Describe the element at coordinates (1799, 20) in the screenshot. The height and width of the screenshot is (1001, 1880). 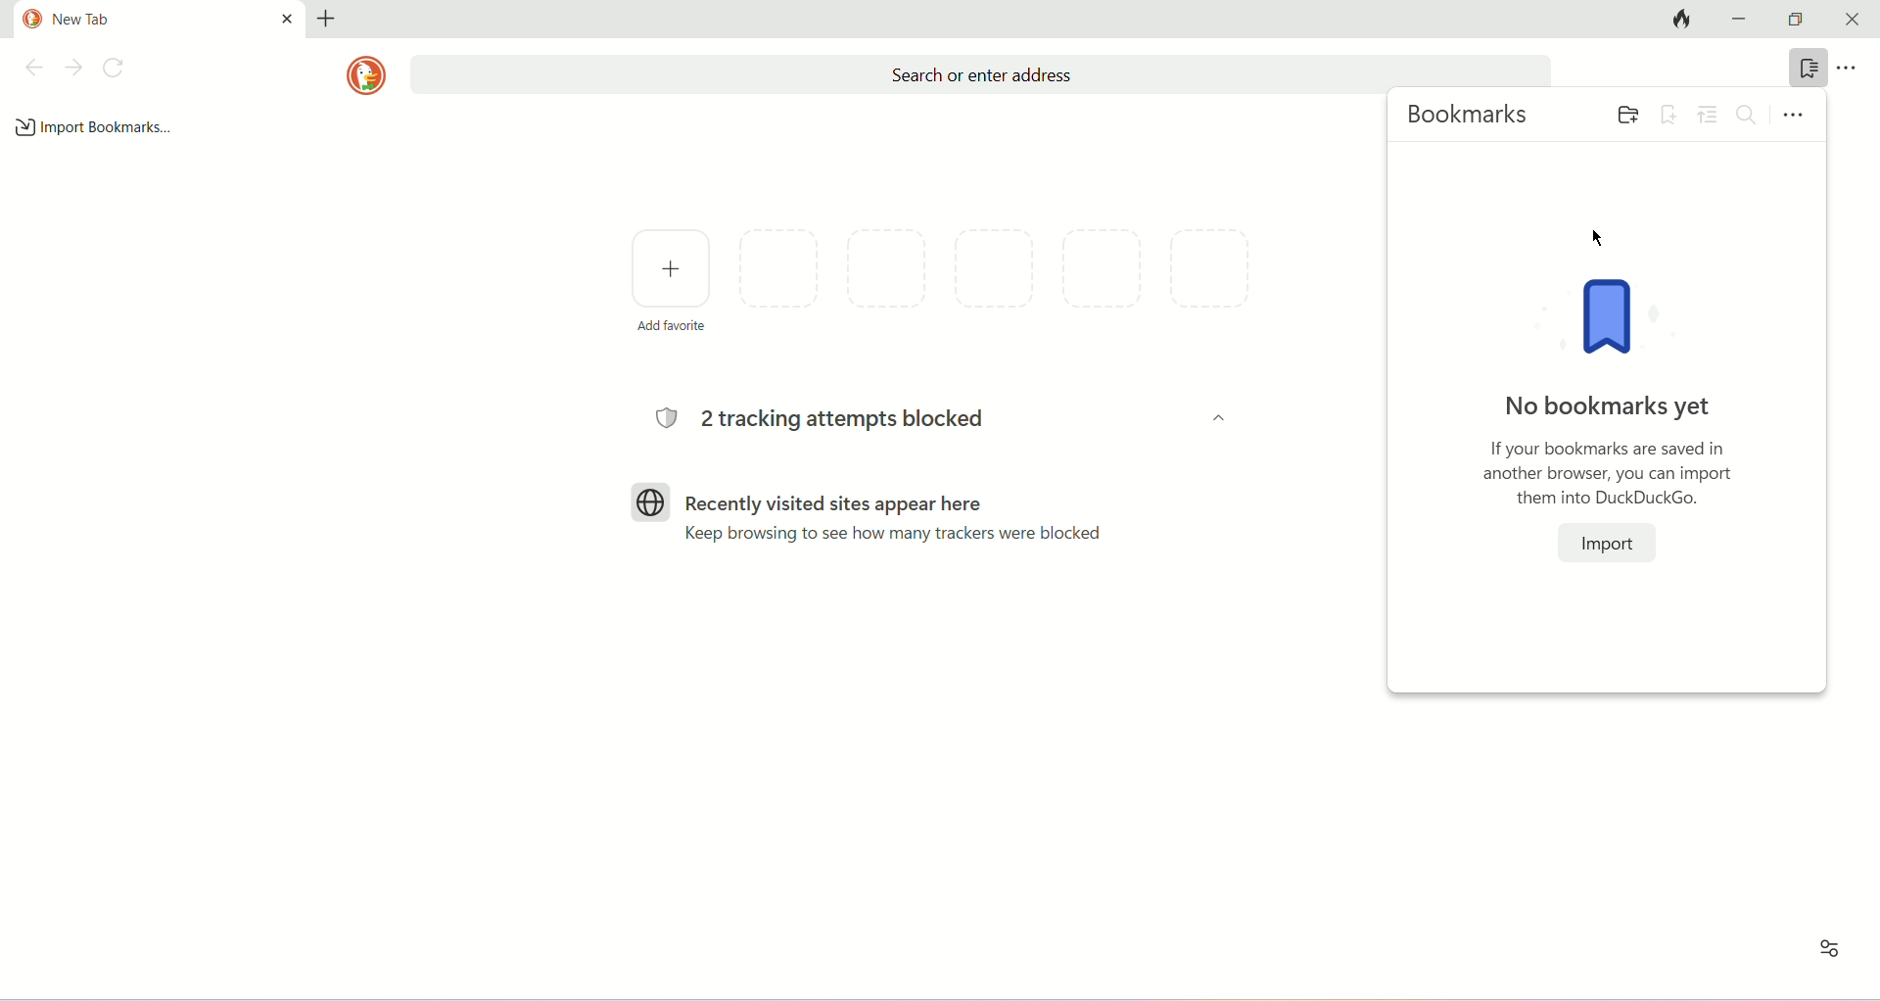
I see `maximize` at that location.